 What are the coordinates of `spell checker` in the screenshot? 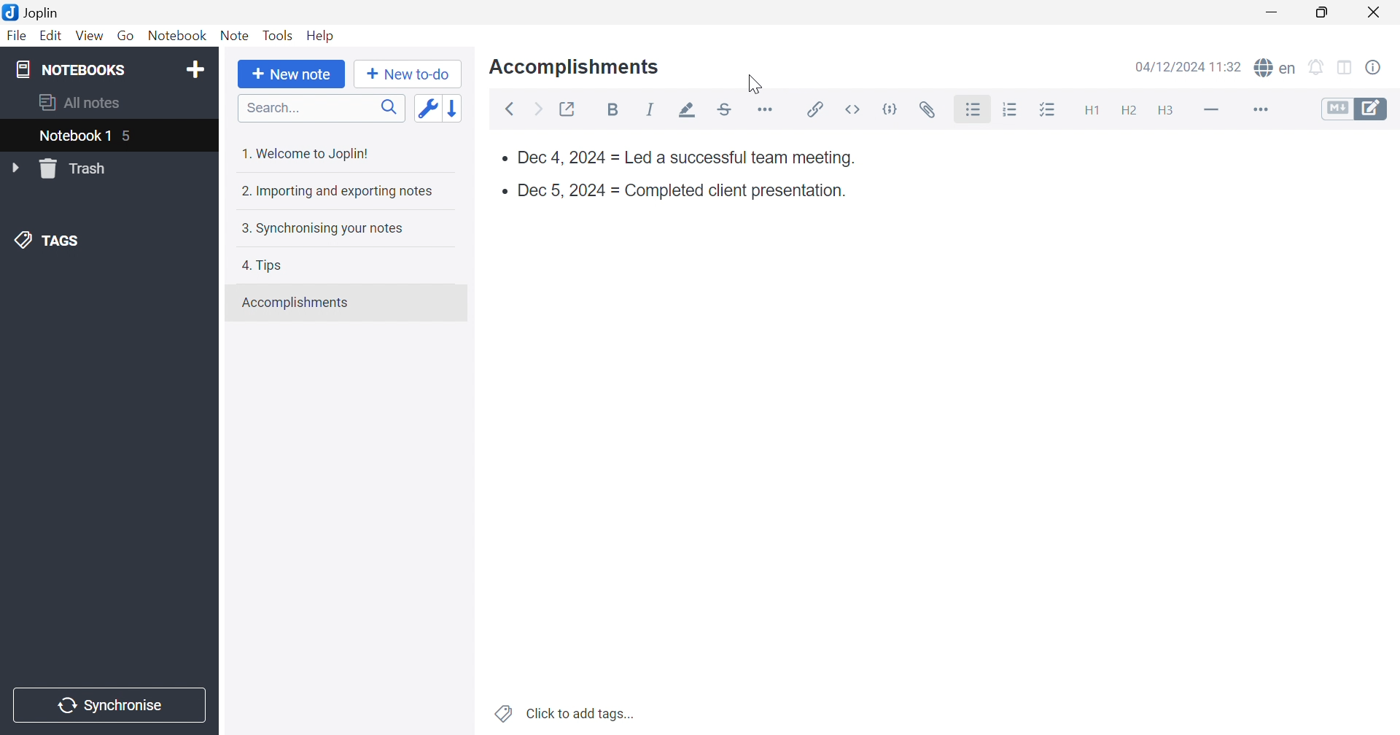 It's located at (1275, 69).